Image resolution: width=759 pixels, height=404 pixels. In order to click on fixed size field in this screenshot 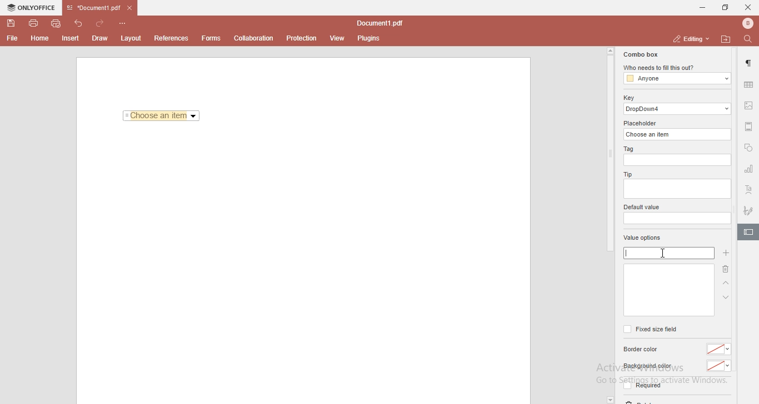, I will do `click(650, 329)`.